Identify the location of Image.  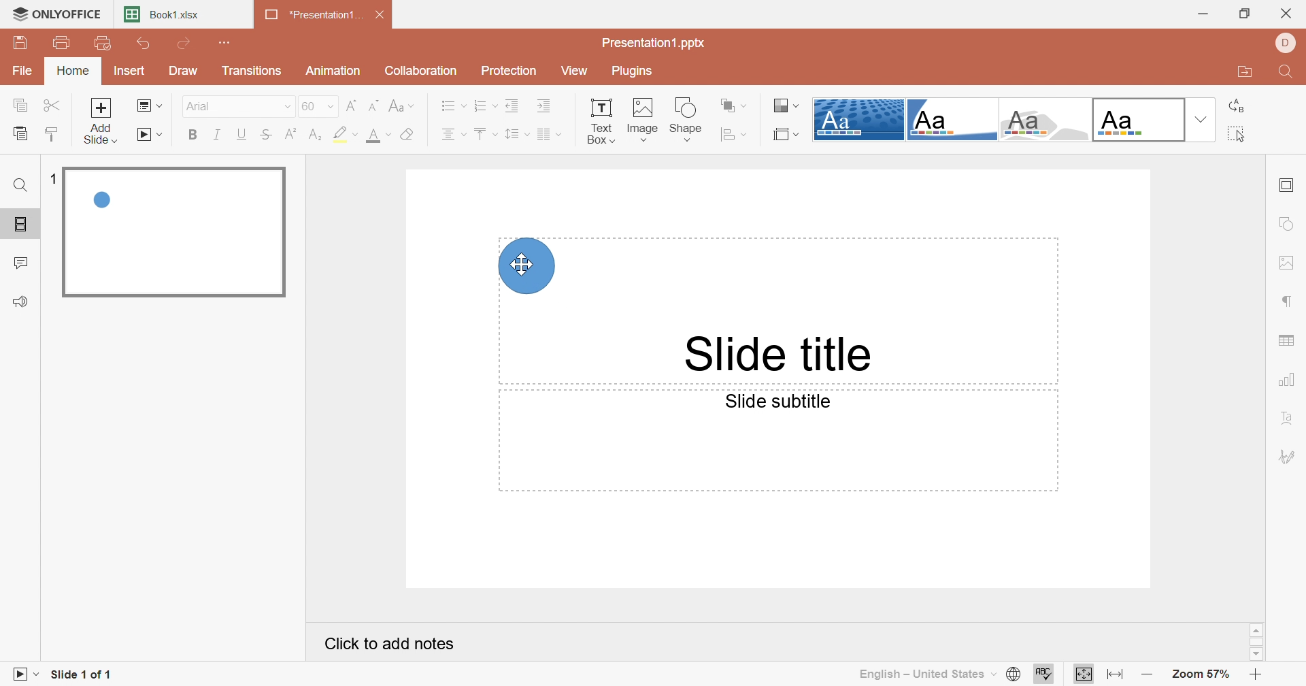
(640, 120).